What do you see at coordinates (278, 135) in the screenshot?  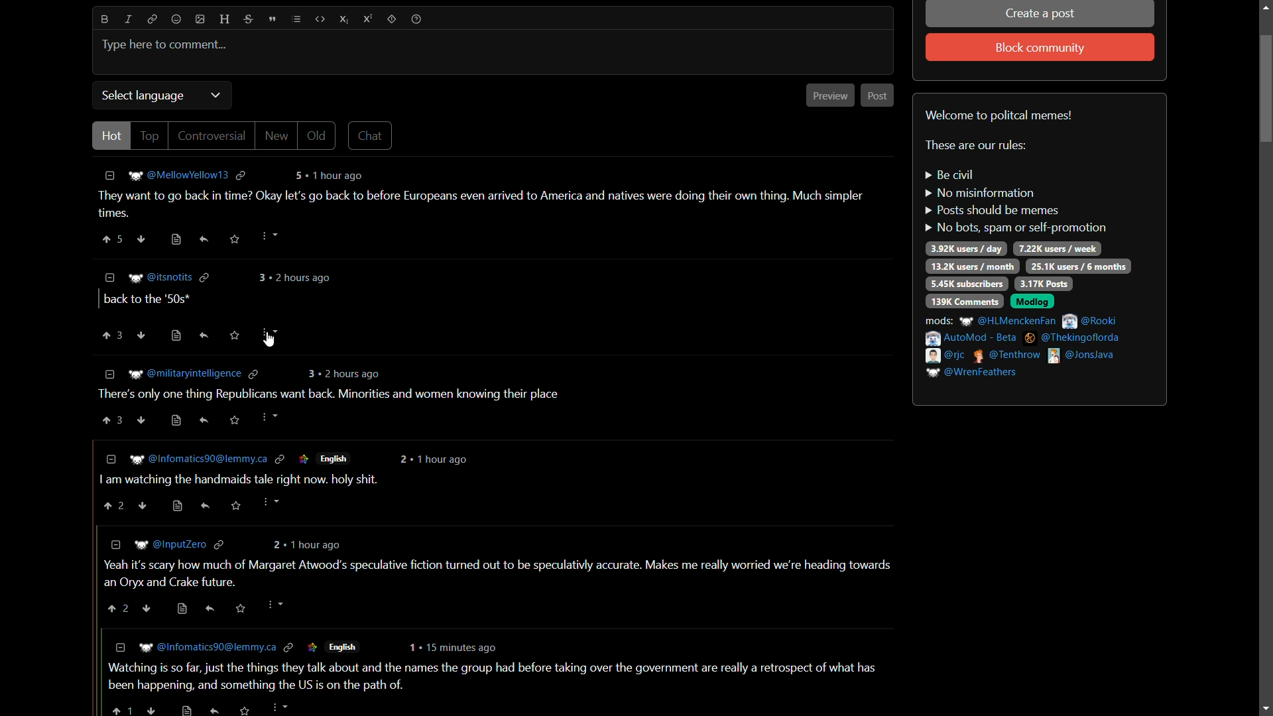 I see `new` at bounding box center [278, 135].